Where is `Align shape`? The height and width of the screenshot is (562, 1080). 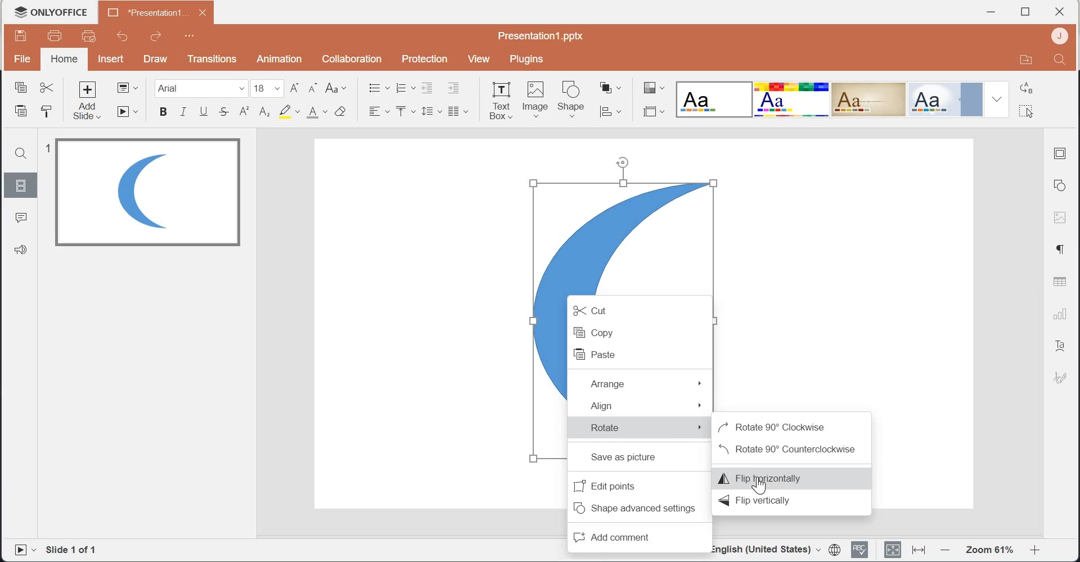 Align shape is located at coordinates (614, 112).